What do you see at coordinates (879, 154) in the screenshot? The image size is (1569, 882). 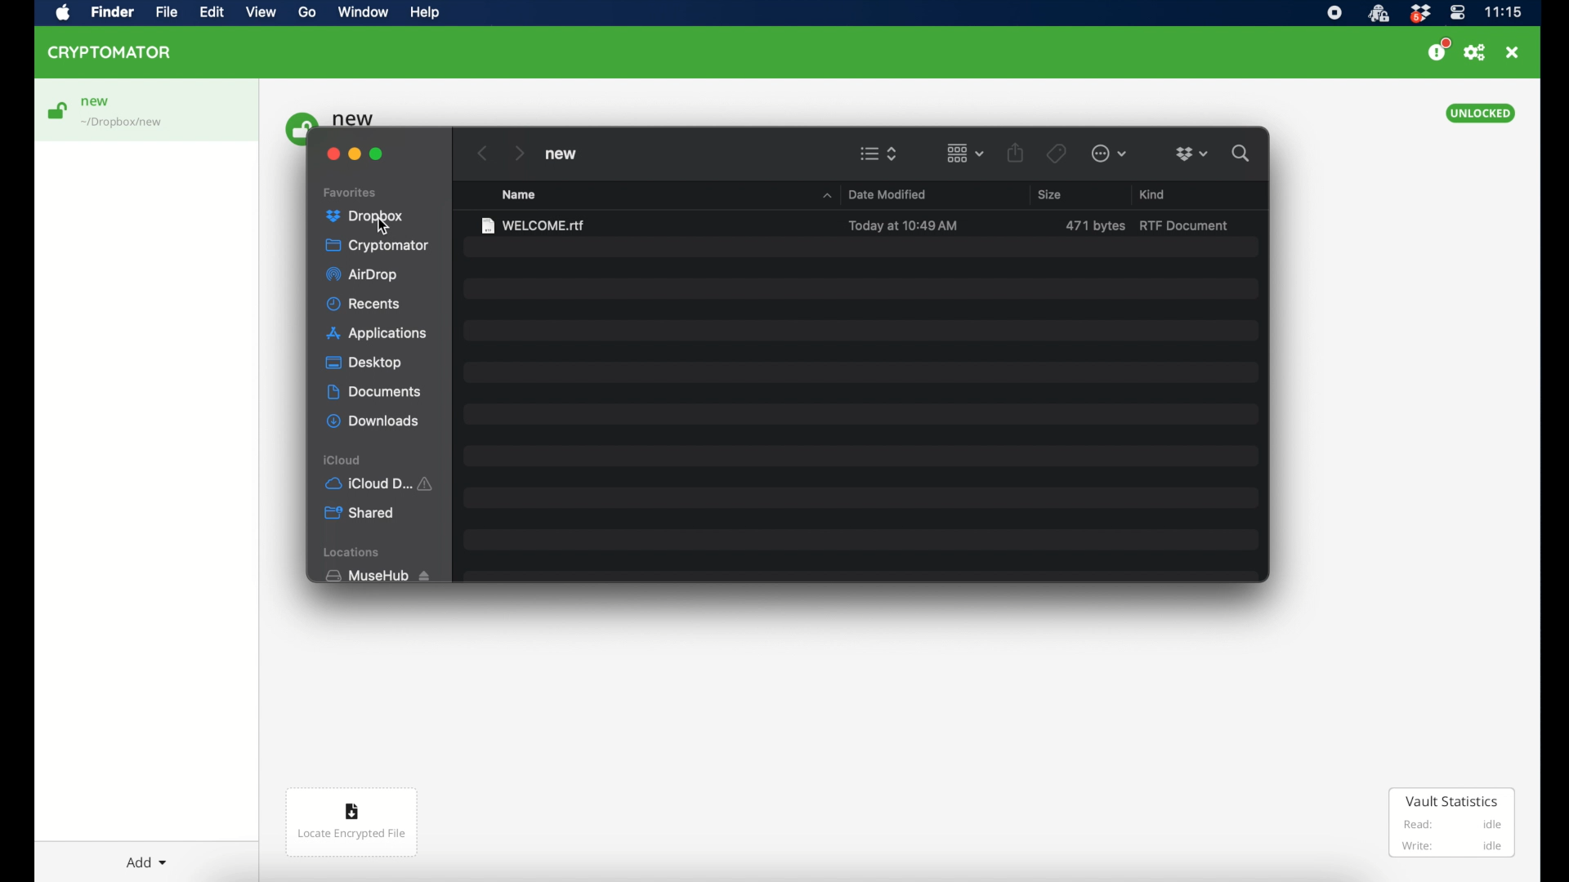 I see `view options` at bounding box center [879, 154].